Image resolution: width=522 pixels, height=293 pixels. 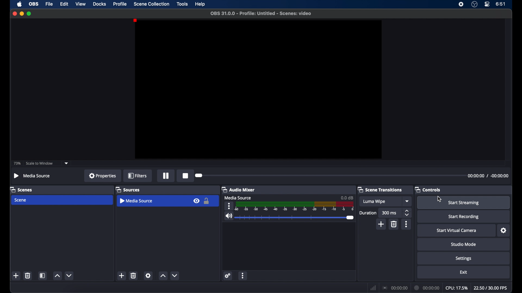 What do you see at coordinates (406, 224) in the screenshot?
I see `more options` at bounding box center [406, 224].